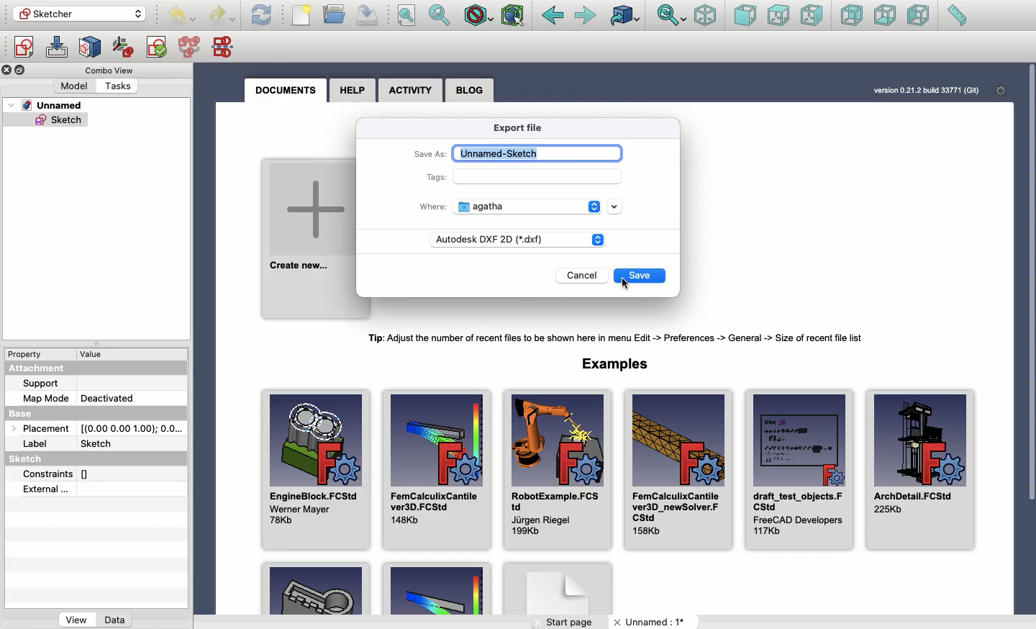 This screenshot has height=629, width=1036. Describe the element at coordinates (537, 153) in the screenshot. I see `Unnamed-sketch` at that location.